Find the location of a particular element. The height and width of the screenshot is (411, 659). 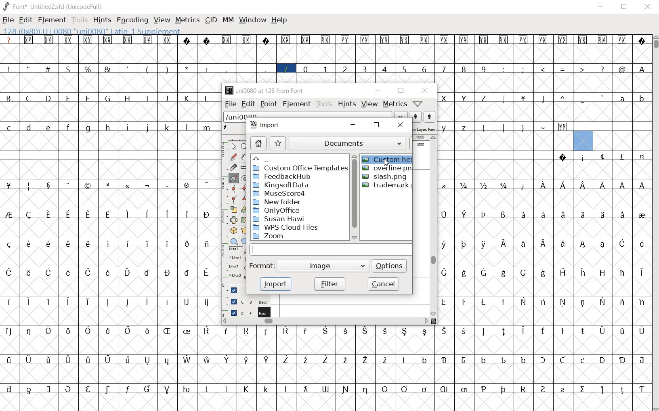

glyph is located at coordinates (225, 69).